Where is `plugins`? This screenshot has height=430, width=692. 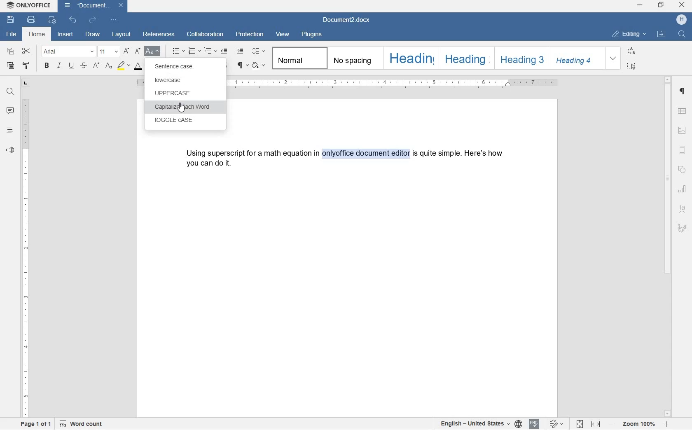
plugins is located at coordinates (313, 35).